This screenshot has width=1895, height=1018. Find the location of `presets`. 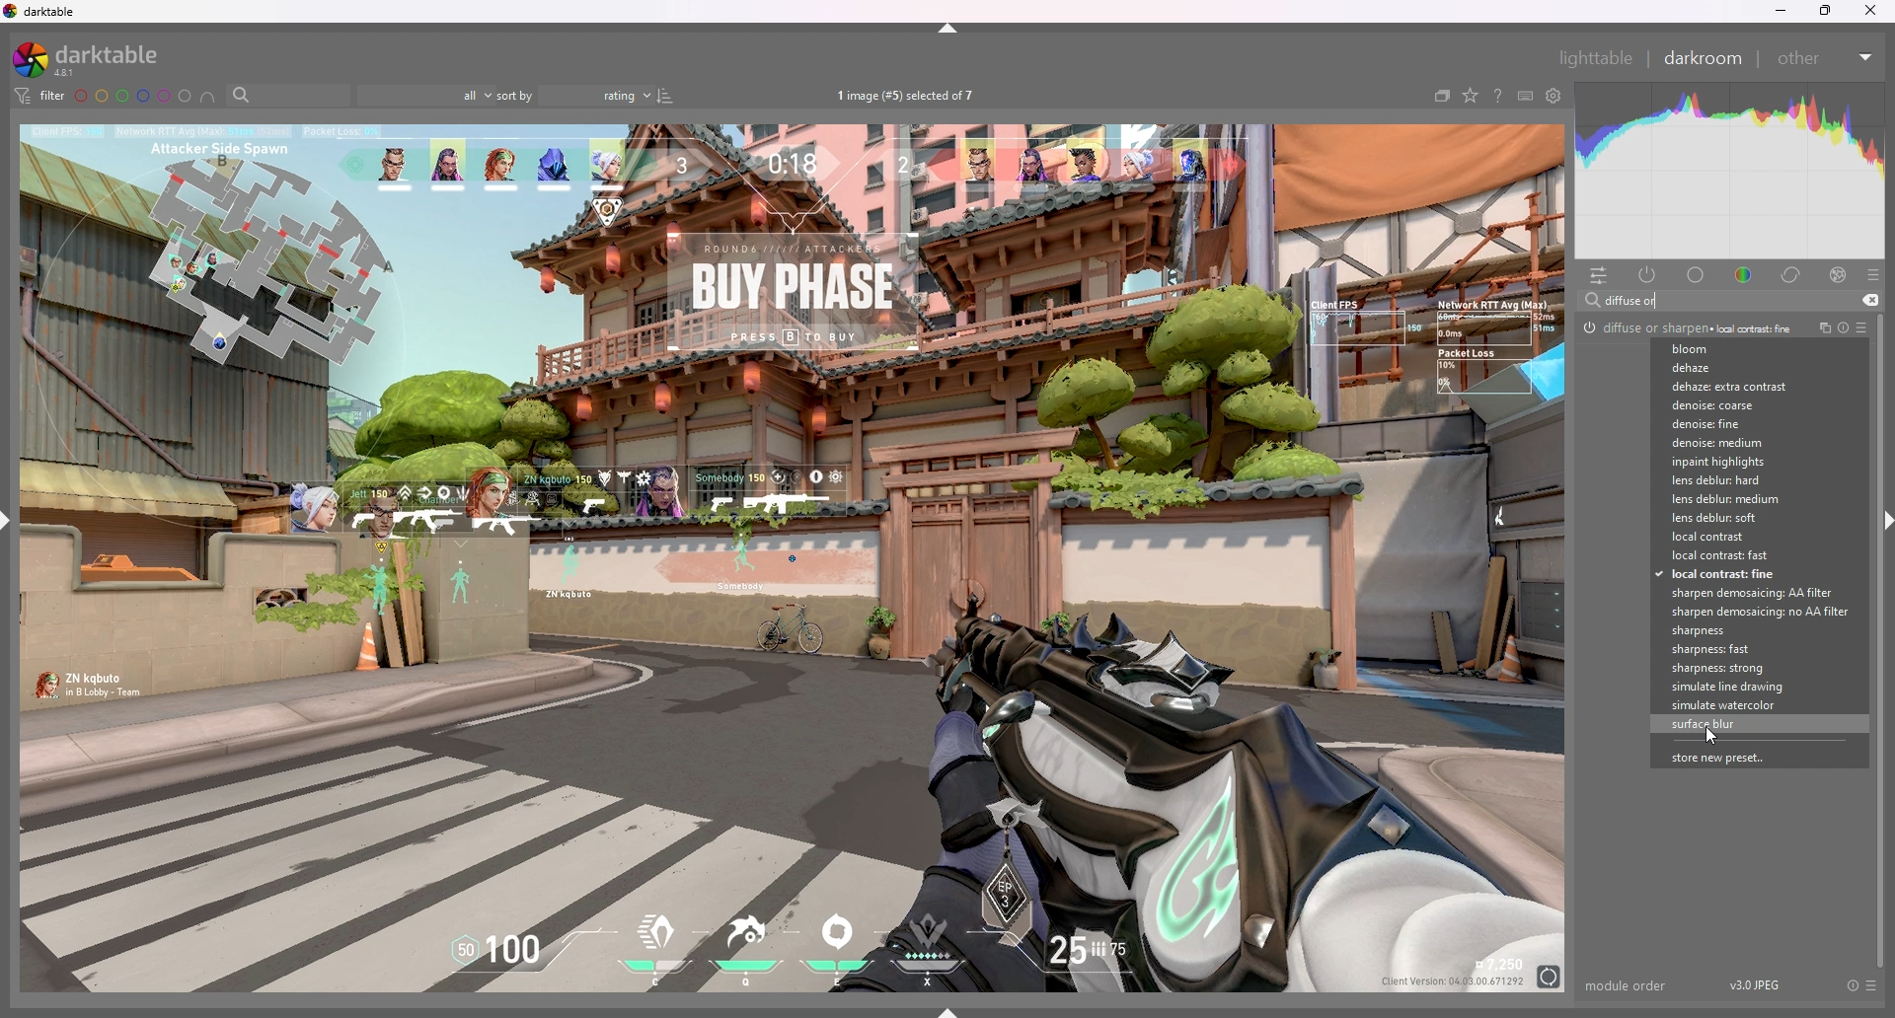

presets is located at coordinates (1860, 327).